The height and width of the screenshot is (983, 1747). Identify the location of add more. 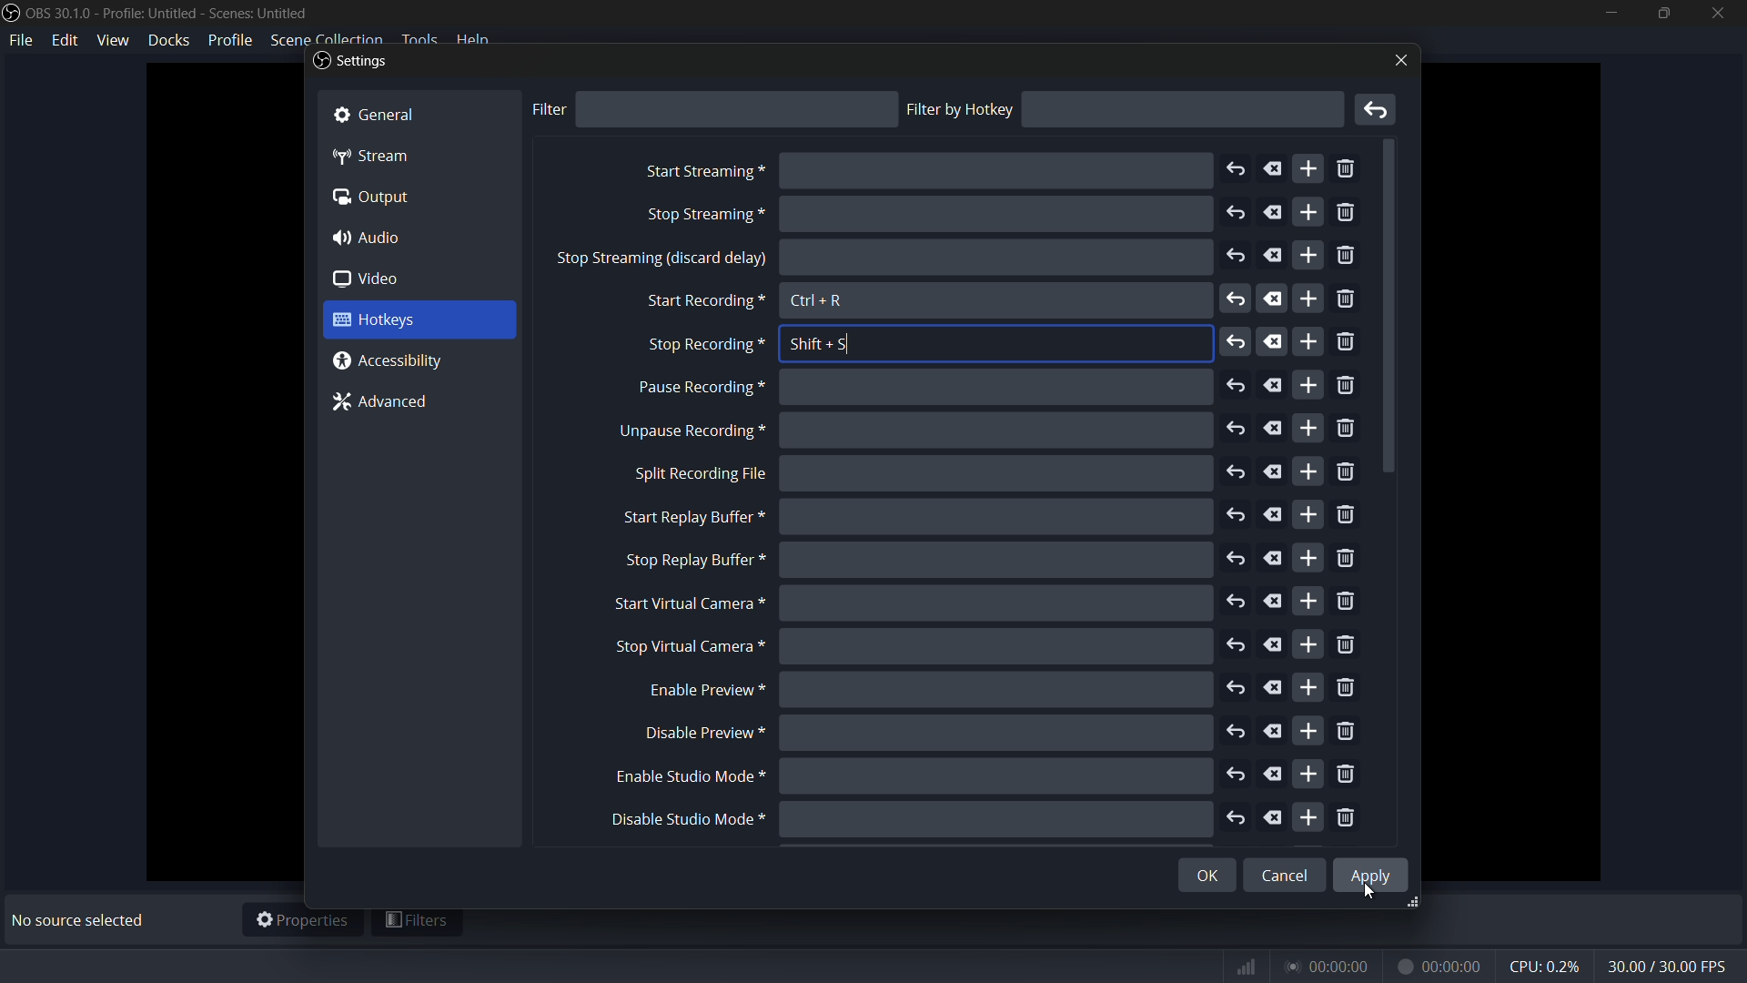
(1308, 558).